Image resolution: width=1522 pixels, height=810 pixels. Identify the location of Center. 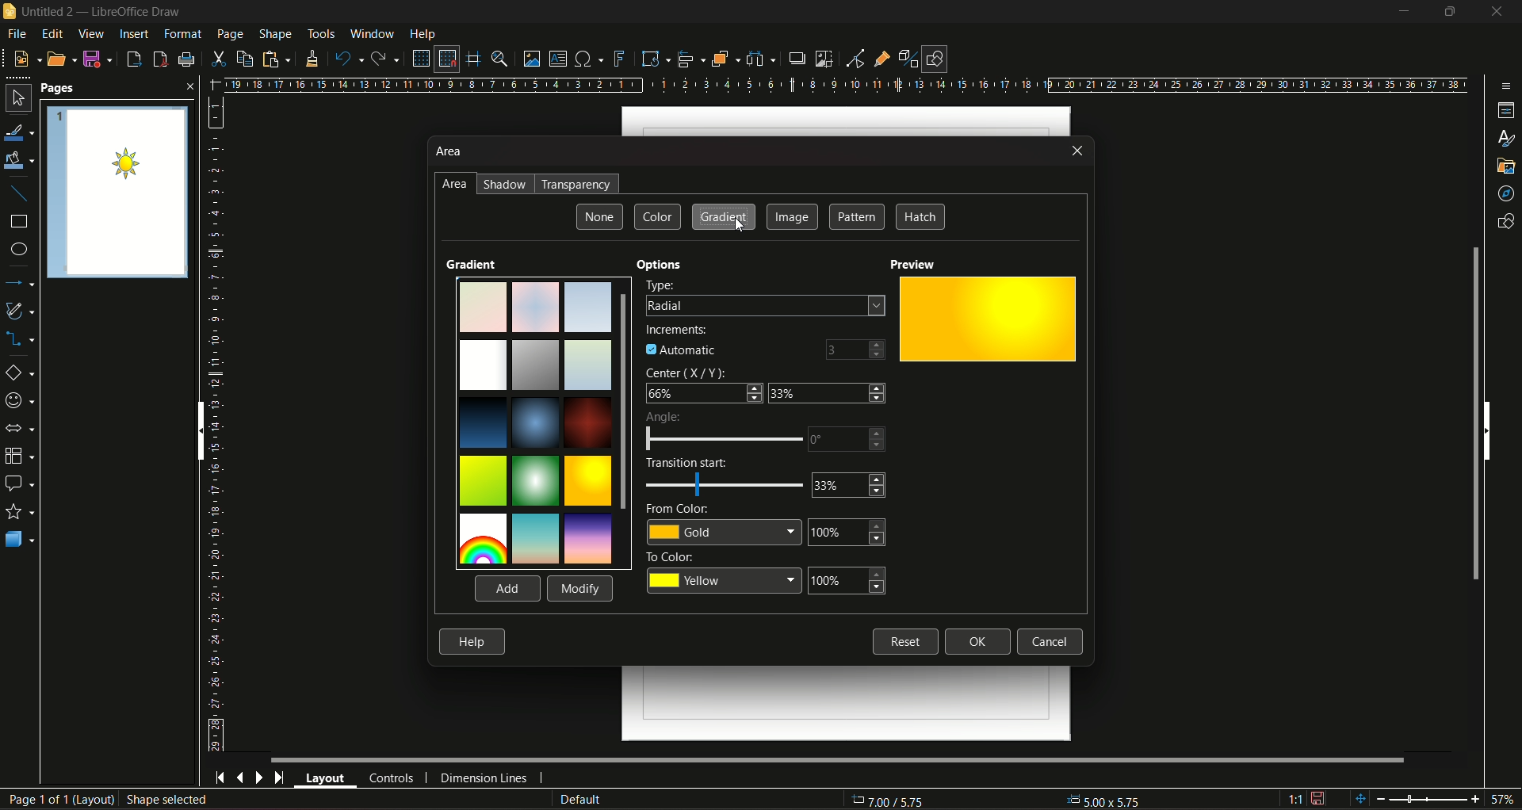
(767, 387).